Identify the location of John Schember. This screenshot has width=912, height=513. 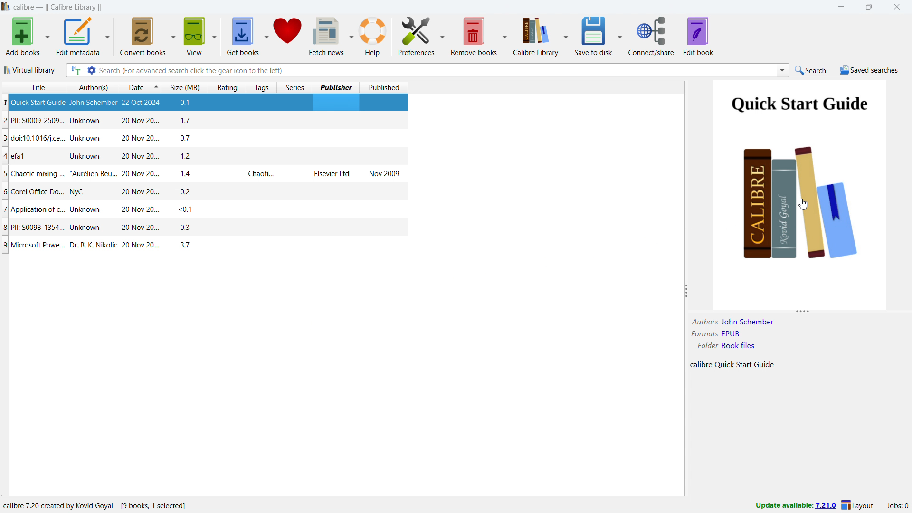
(748, 322).